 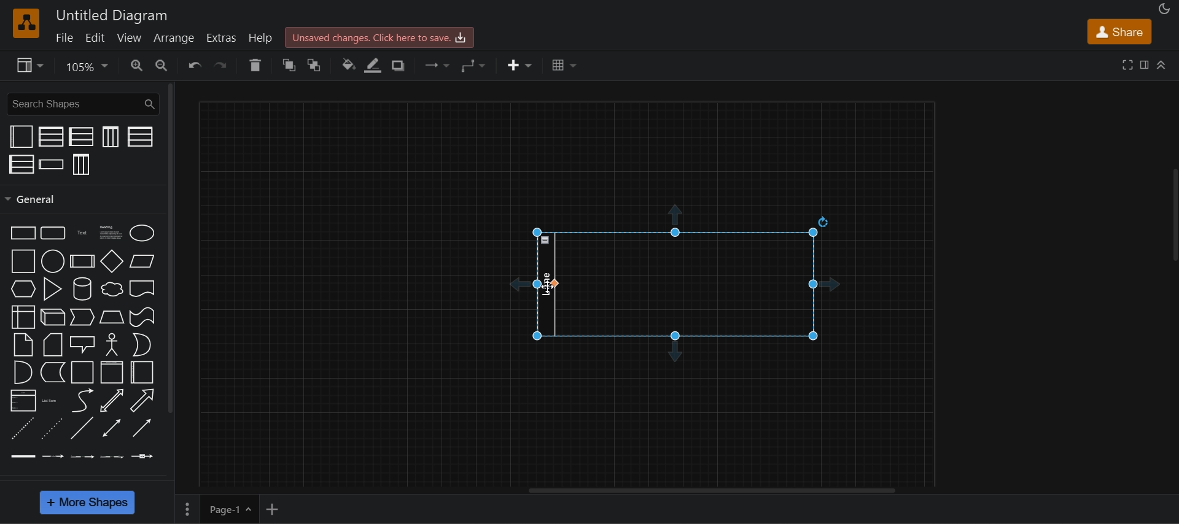 I want to click on page 1, so click(x=230, y=509).